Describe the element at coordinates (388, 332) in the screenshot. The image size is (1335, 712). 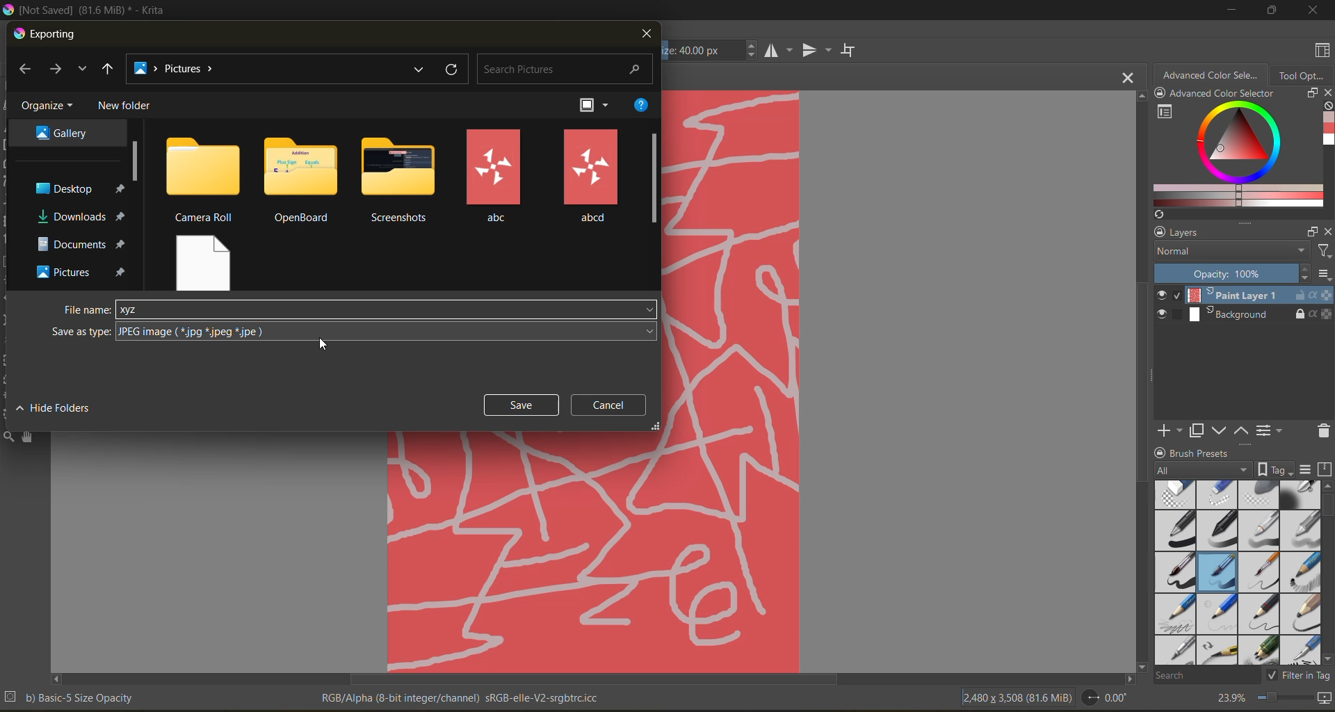
I see `save as type` at that location.